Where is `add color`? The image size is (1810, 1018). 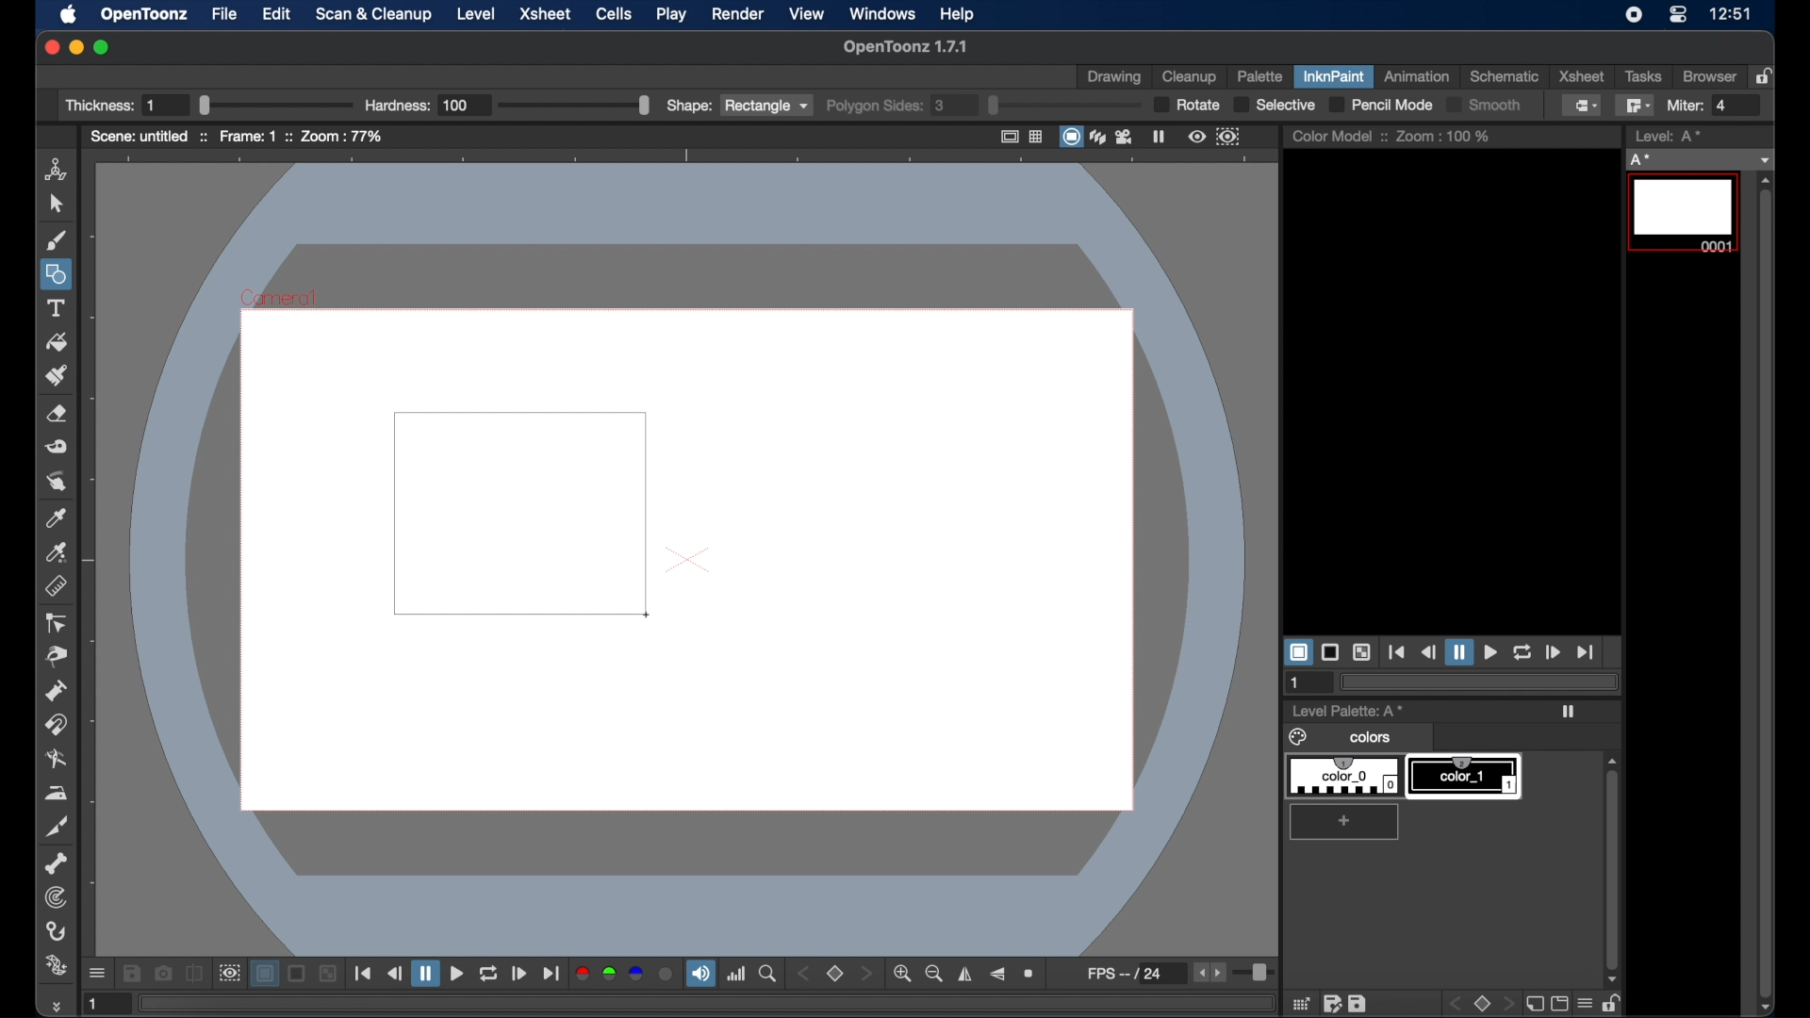
add color is located at coordinates (1346, 822).